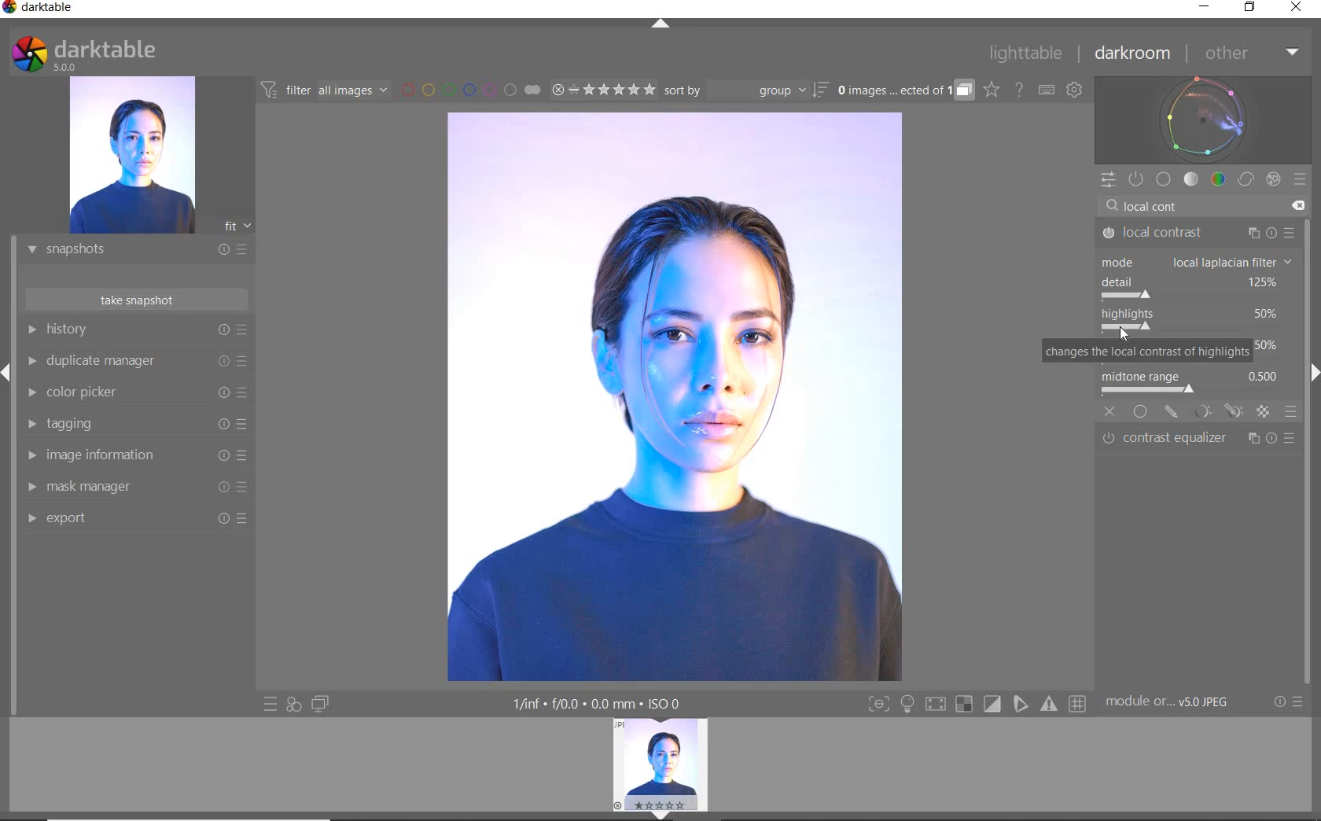 The image size is (1321, 821). I want to click on EFFECT, so click(1273, 179).